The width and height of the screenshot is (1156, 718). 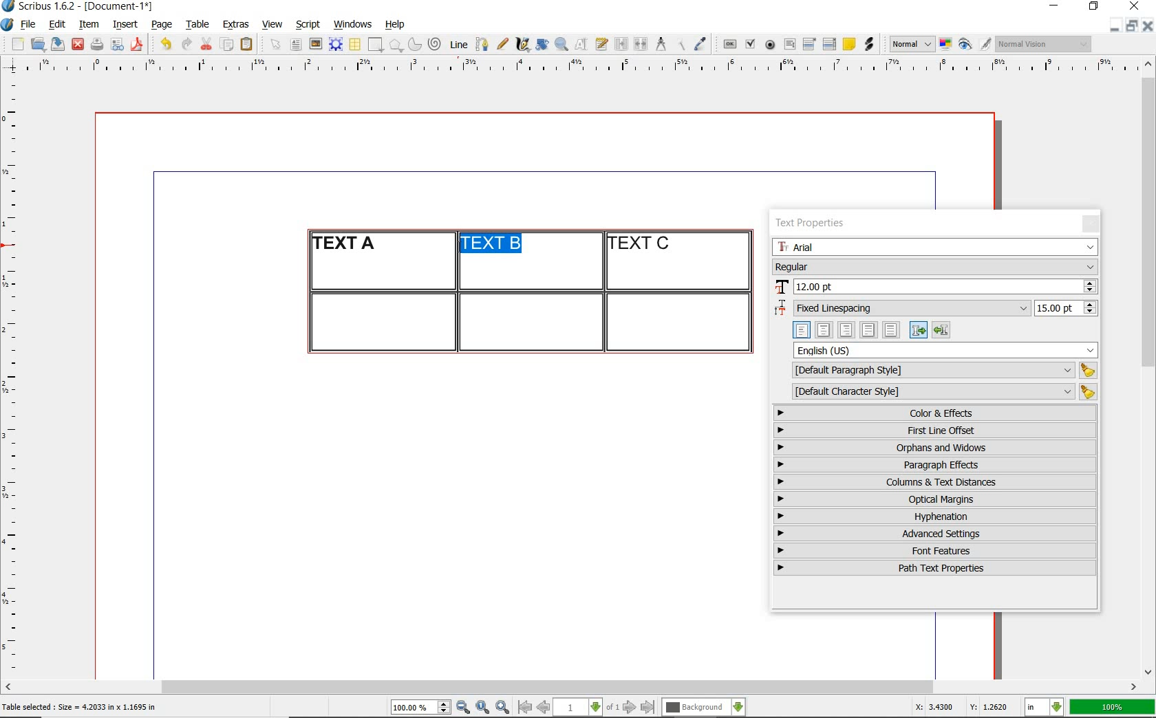 What do you see at coordinates (502, 44) in the screenshot?
I see `freehand line` at bounding box center [502, 44].